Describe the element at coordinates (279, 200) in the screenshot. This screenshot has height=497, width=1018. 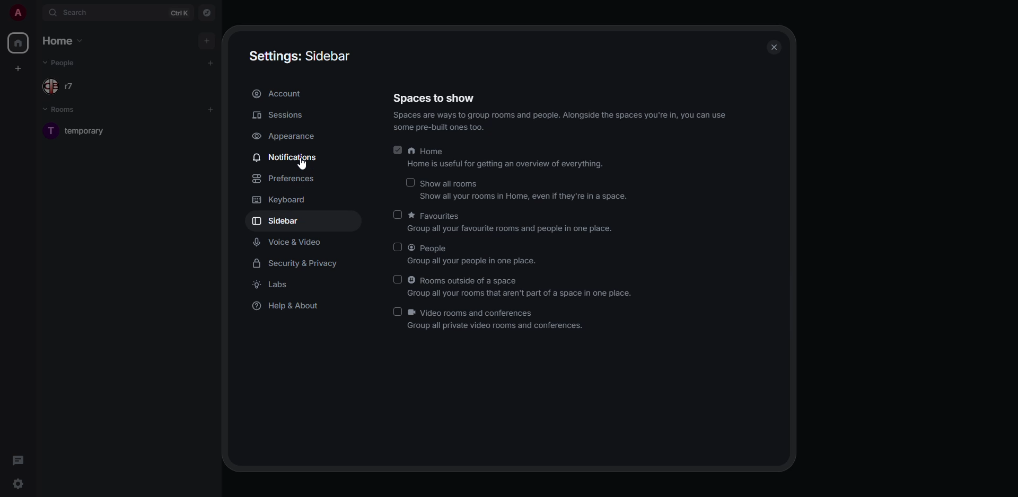
I see `keyboard` at that location.